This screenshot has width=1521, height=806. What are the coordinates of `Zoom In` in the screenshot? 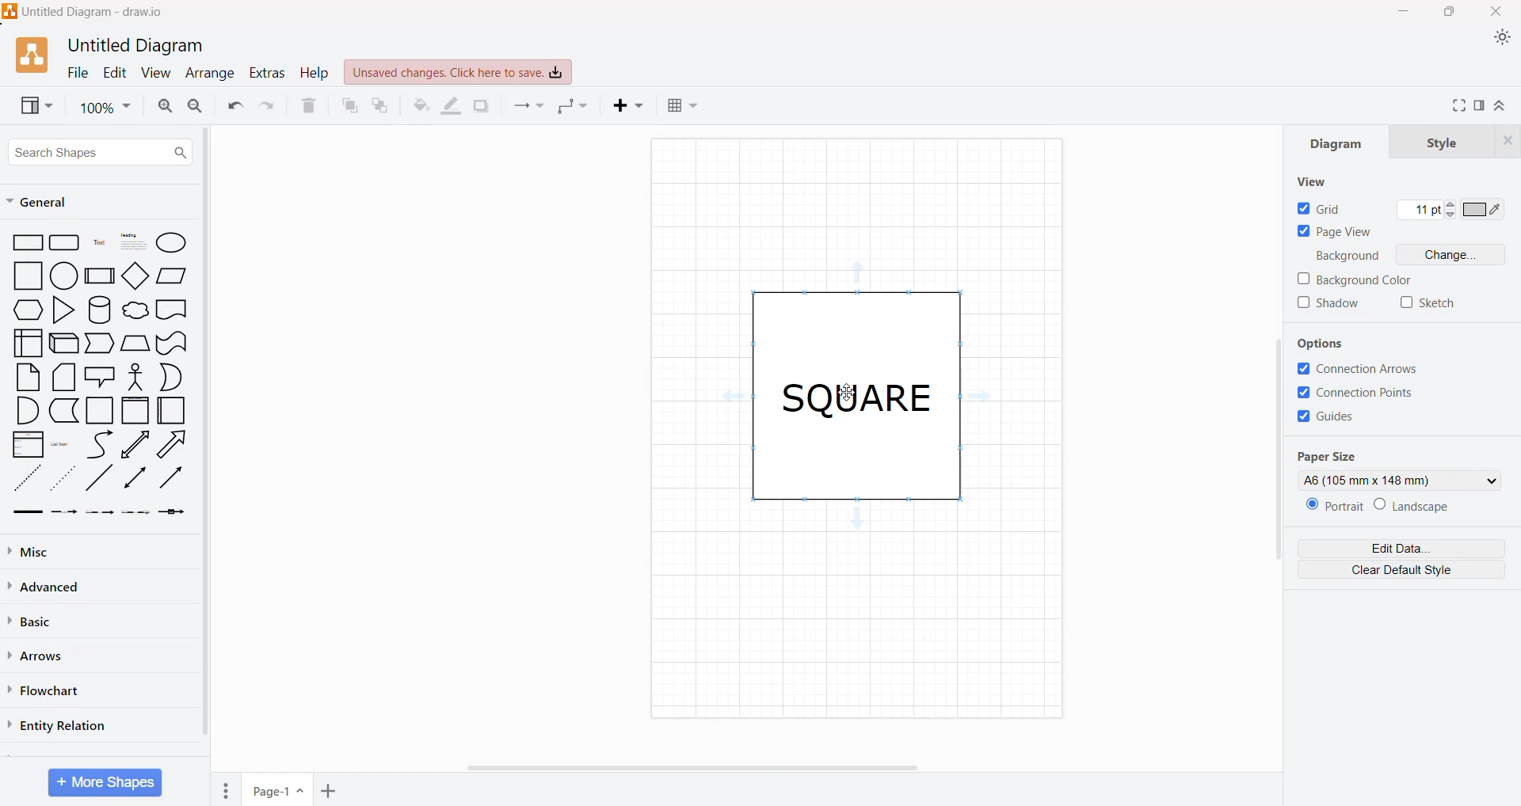 It's located at (165, 105).